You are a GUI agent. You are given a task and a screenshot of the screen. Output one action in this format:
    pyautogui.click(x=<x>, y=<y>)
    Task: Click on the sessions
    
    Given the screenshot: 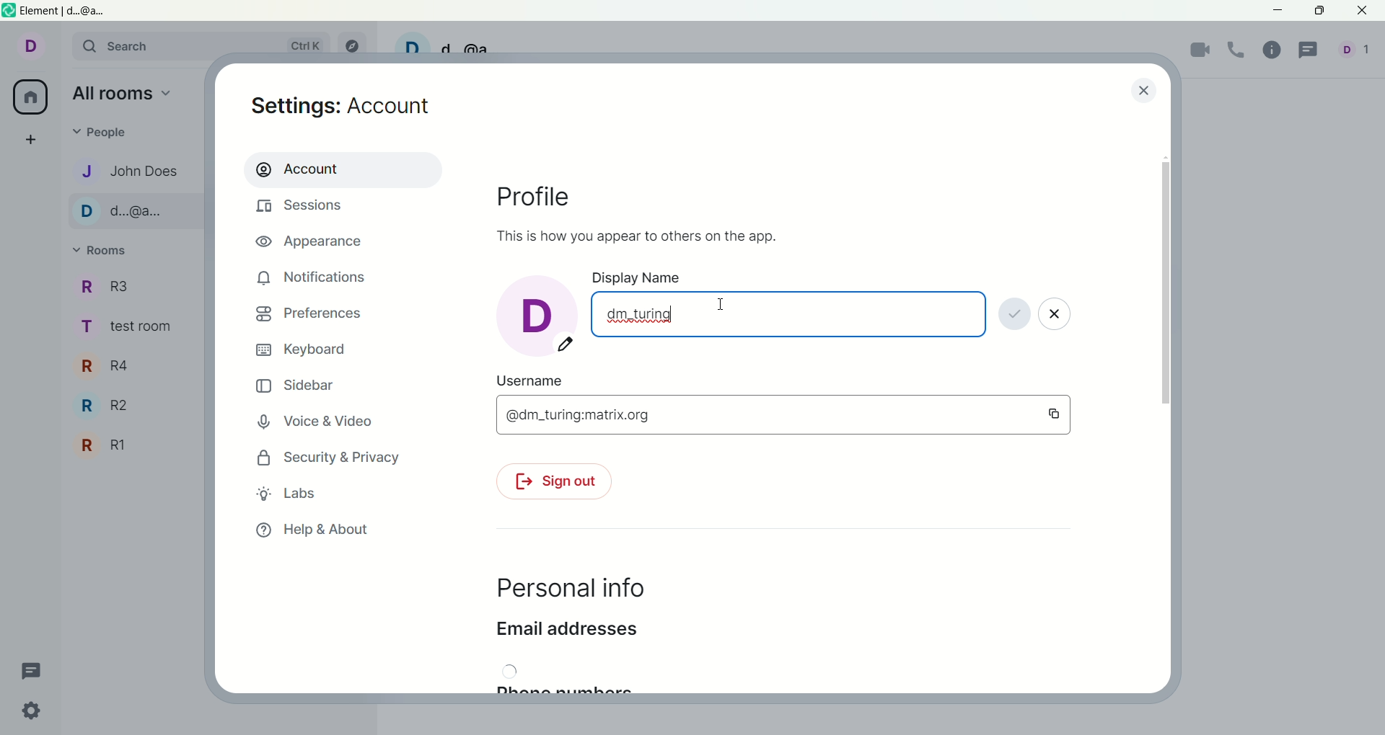 What is the action you would take?
    pyautogui.click(x=304, y=208)
    